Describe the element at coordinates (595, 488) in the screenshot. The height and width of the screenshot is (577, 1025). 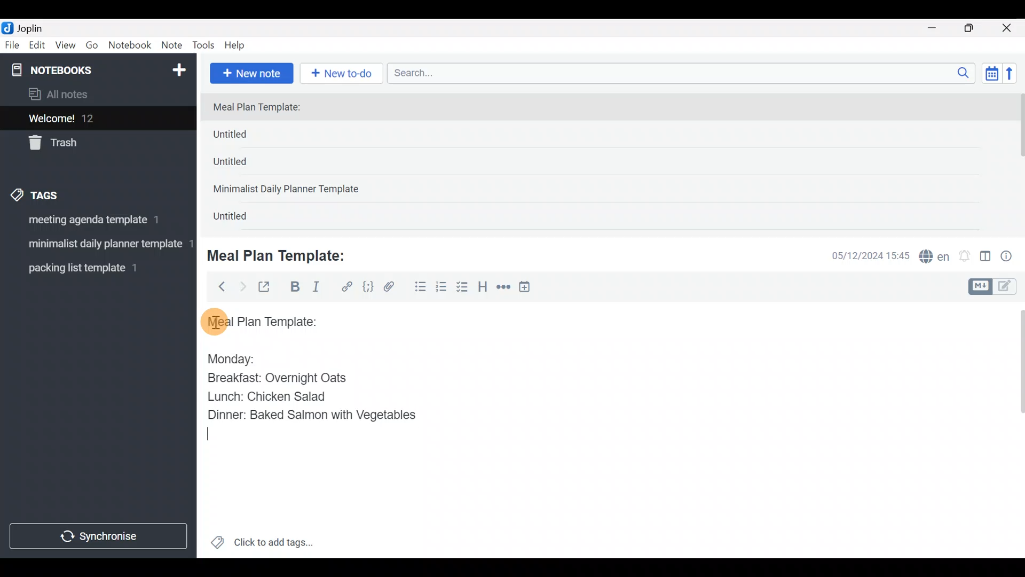
I see `Text editor` at that location.